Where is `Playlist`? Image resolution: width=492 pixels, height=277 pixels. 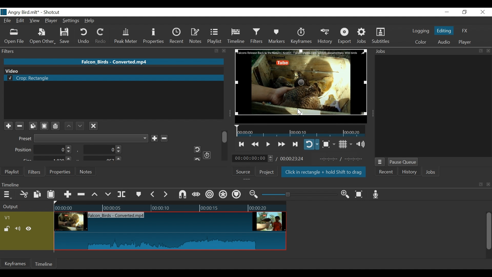 Playlist is located at coordinates (214, 36).